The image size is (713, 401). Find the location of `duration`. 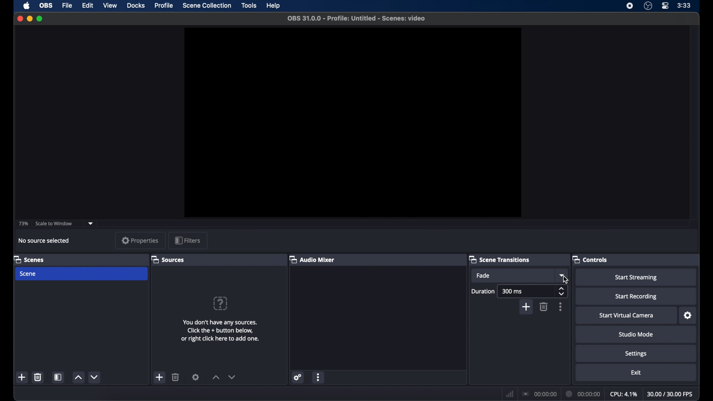

duration is located at coordinates (584, 392).